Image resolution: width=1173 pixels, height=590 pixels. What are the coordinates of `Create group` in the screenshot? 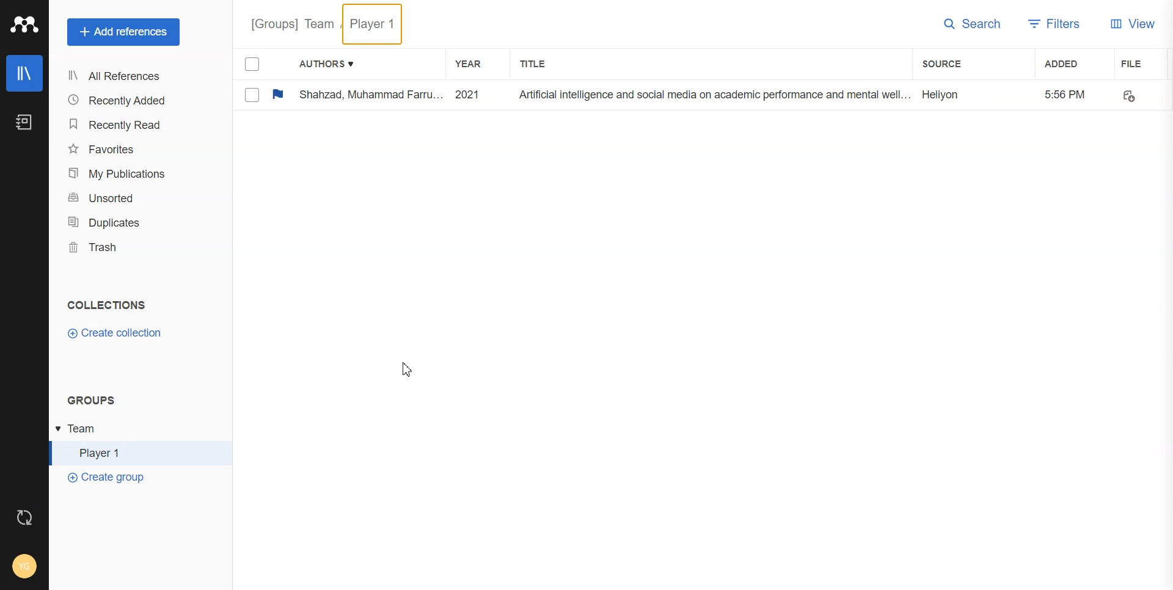 It's located at (107, 478).